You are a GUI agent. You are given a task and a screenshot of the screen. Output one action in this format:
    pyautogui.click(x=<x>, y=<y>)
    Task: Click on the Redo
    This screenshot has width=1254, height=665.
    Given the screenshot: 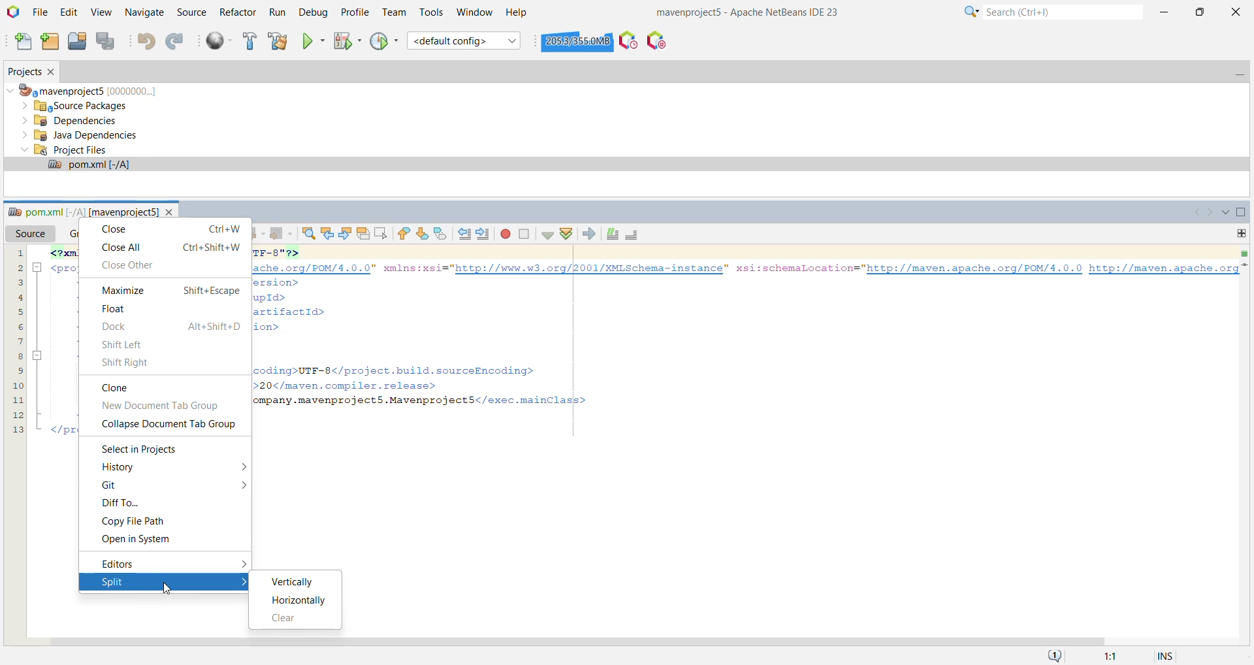 What is the action you would take?
    pyautogui.click(x=176, y=41)
    